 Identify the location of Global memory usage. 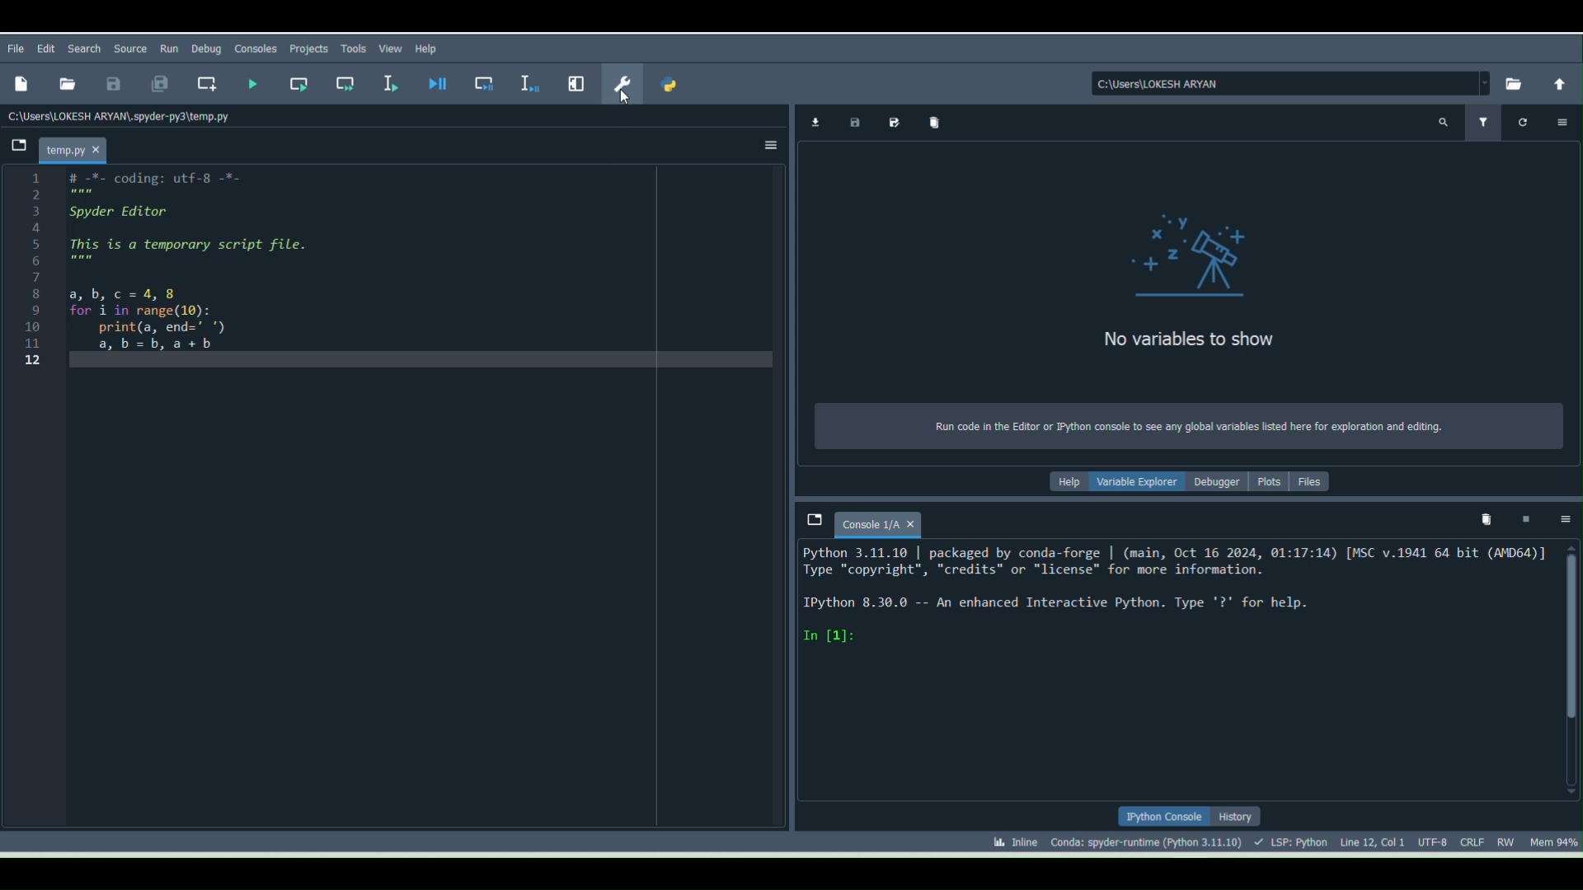
(1552, 839).